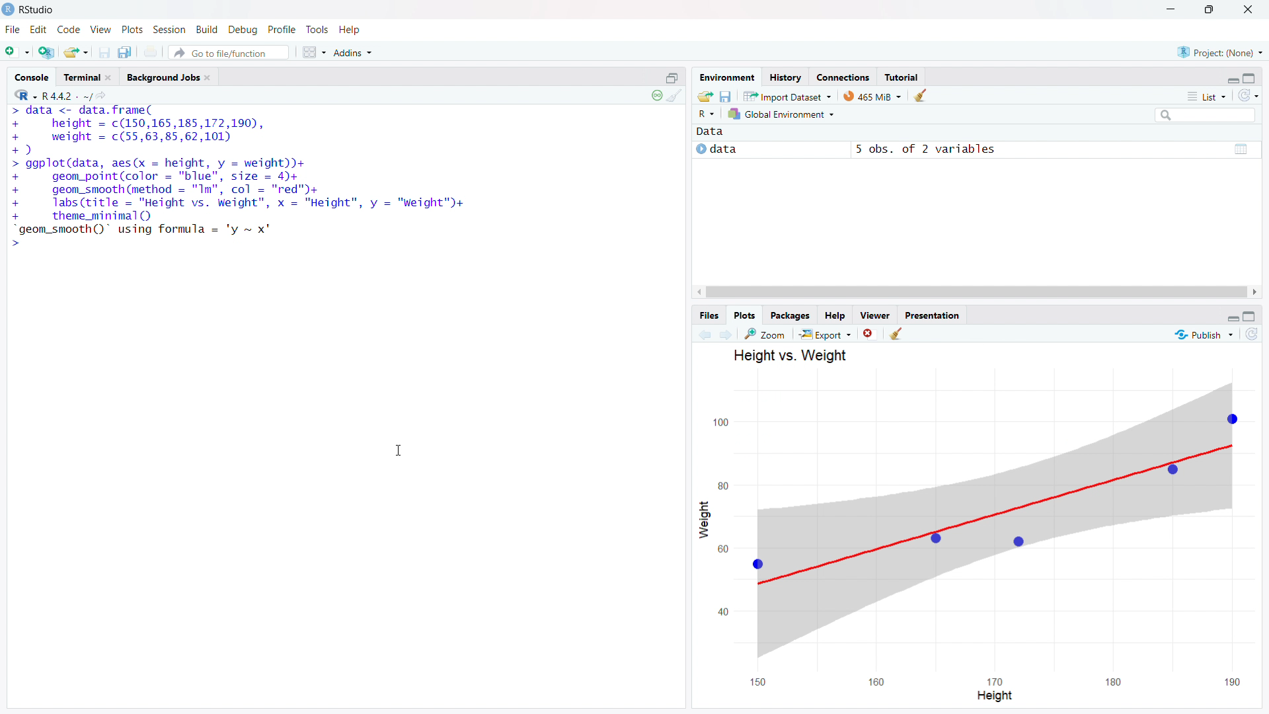 This screenshot has height=714, width=1269. I want to click on minimize pane, so click(1232, 78).